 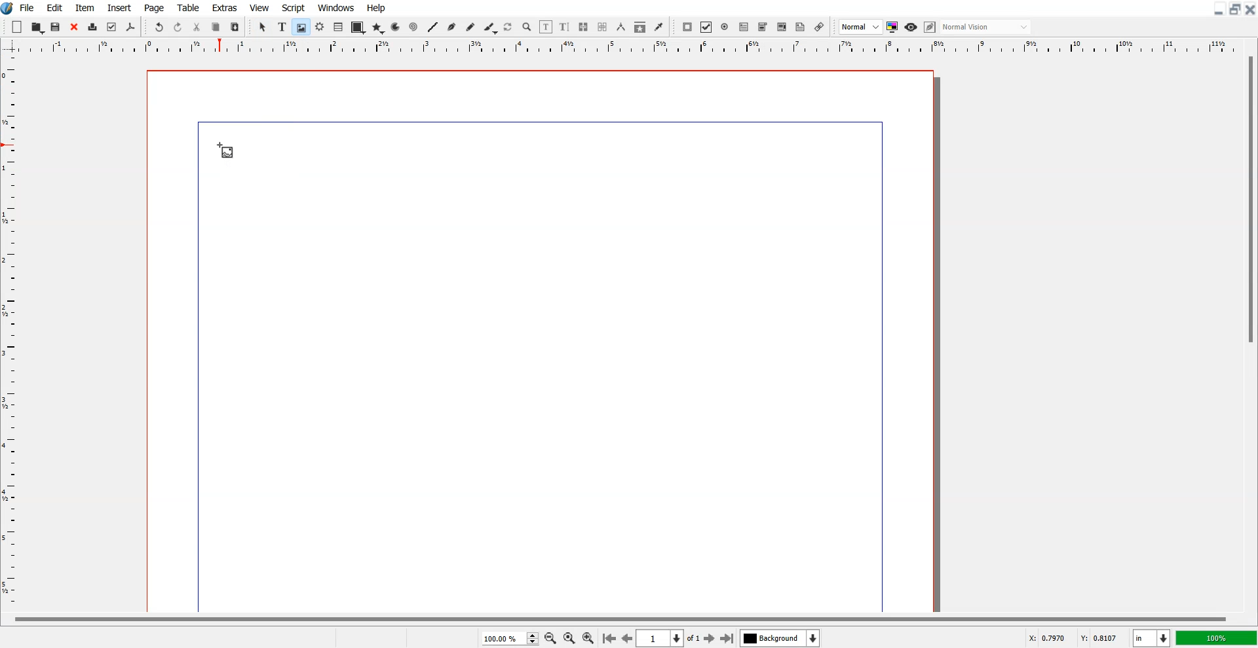 What do you see at coordinates (780, 638) in the screenshot?
I see `Select the current layer` at bounding box center [780, 638].